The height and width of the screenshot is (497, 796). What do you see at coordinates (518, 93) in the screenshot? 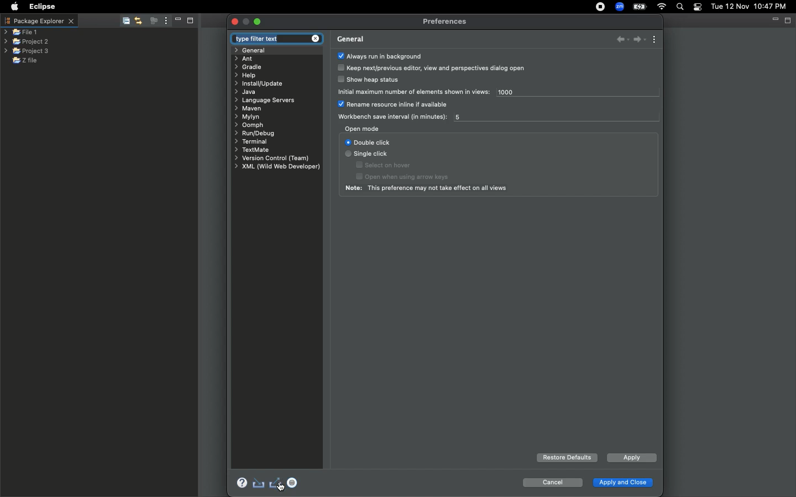
I see `1000` at bounding box center [518, 93].